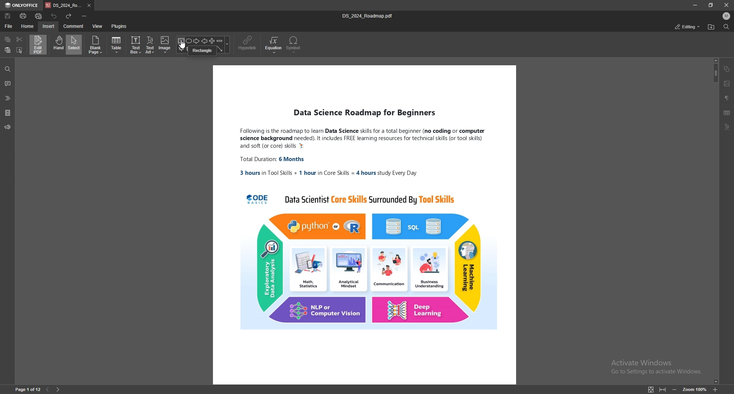 This screenshot has height=394, width=734. Describe the element at coordinates (58, 389) in the screenshot. I see `next page` at that location.